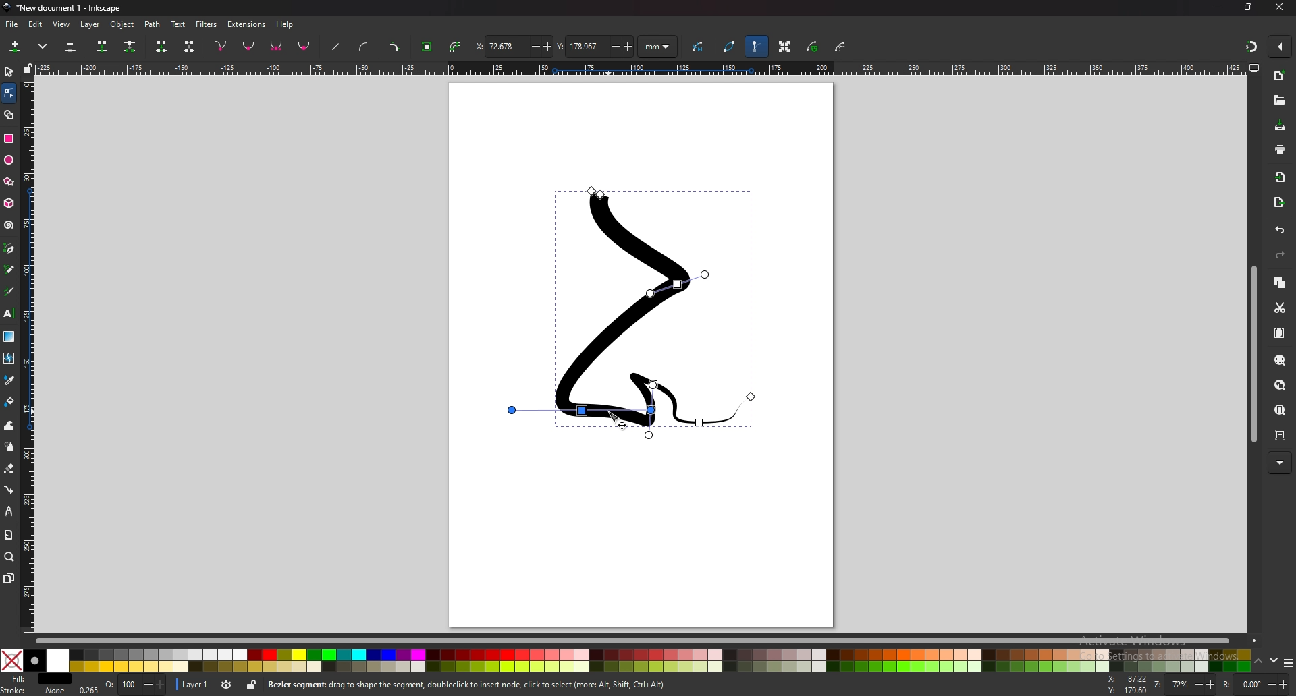 The width and height of the screenshot is (1296, 696). I want to click on text, so click(9, 314).